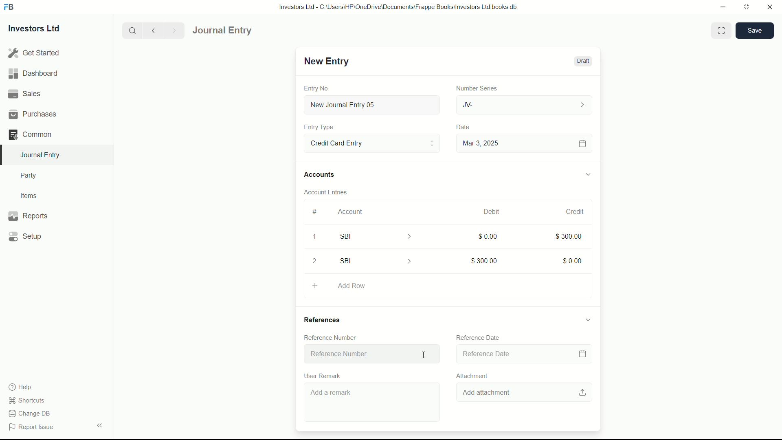 Image resolution: width=782 pixels, height=440 pixels. I want to click on Reference Date, so click(478, 337).